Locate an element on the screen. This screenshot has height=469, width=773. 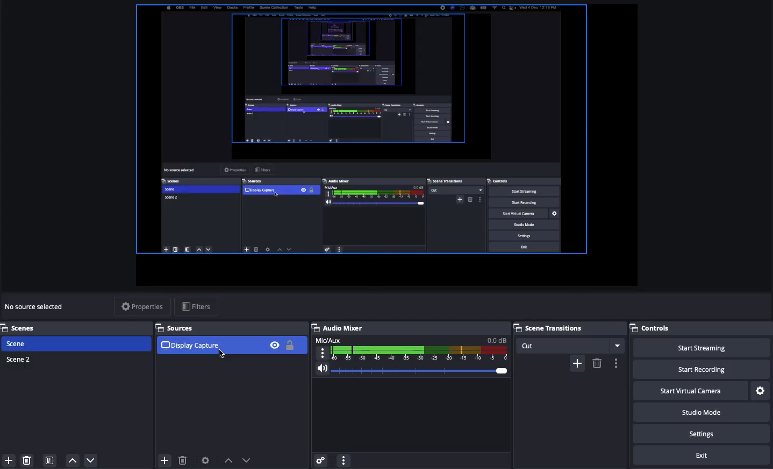
Sources is located at coordinates (176, 327).